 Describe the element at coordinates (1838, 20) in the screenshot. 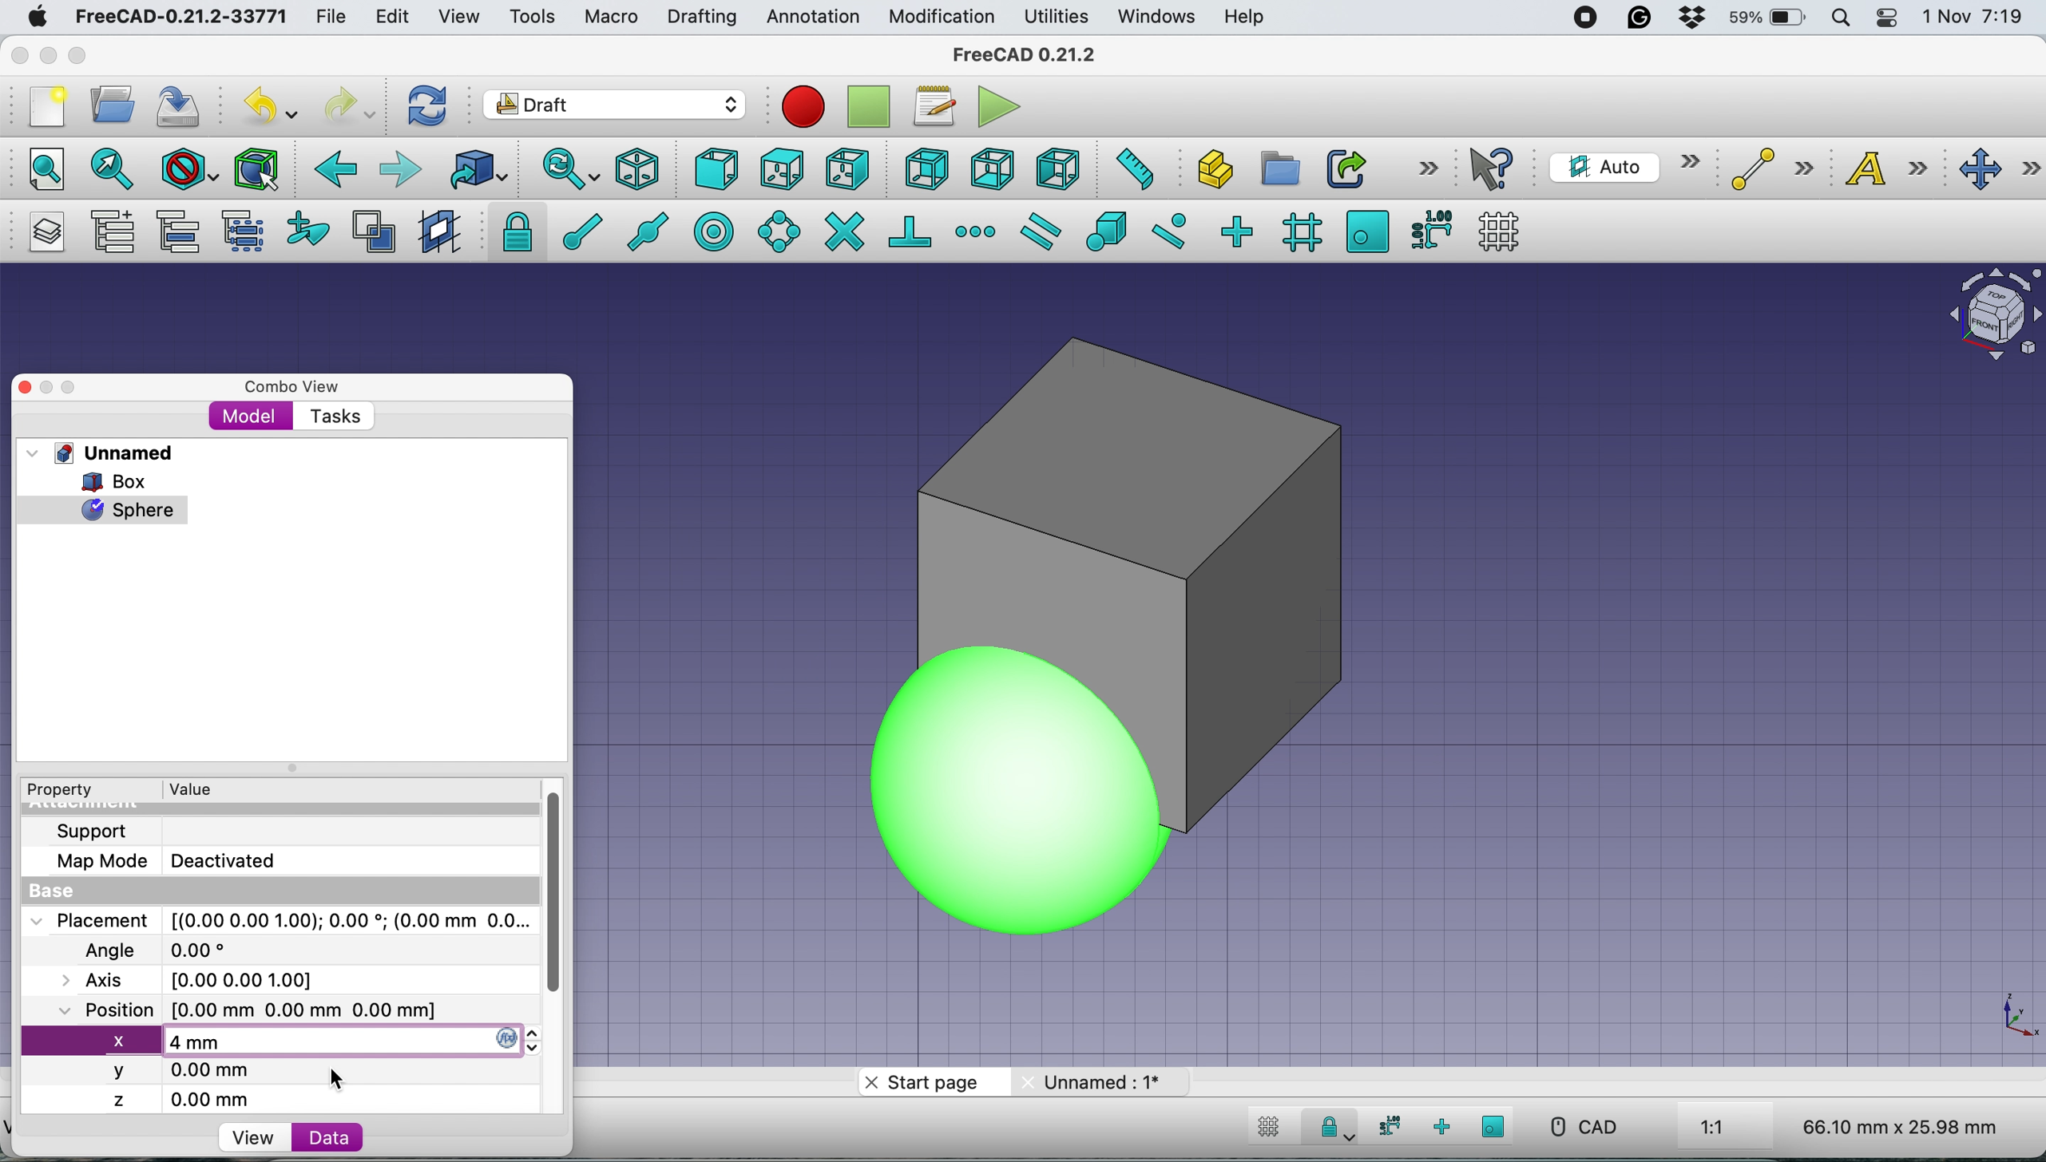

I see `spotlight search` at that location.